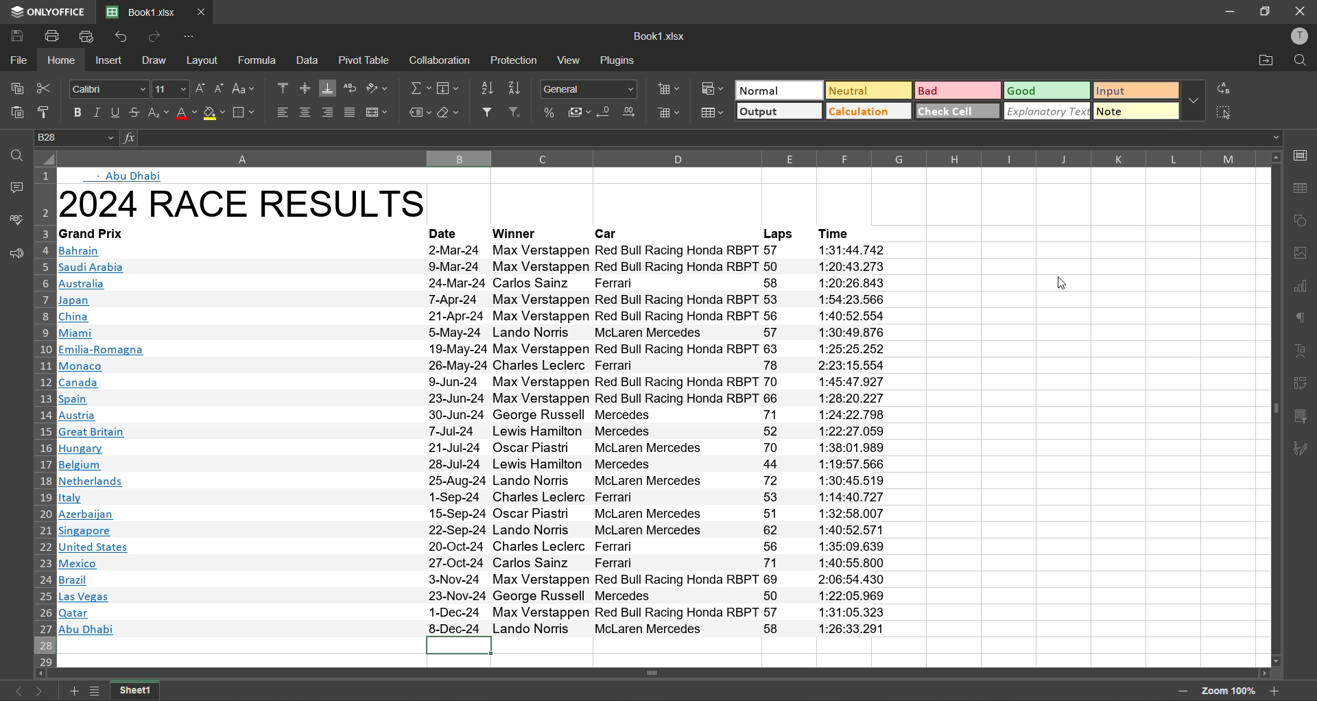  Describe the element at coordinates (779, 90) in the screenshot. I see `normal` at that location.